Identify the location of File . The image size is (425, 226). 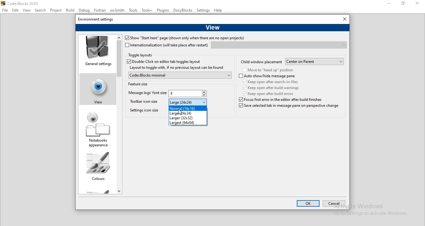
(5, 10).